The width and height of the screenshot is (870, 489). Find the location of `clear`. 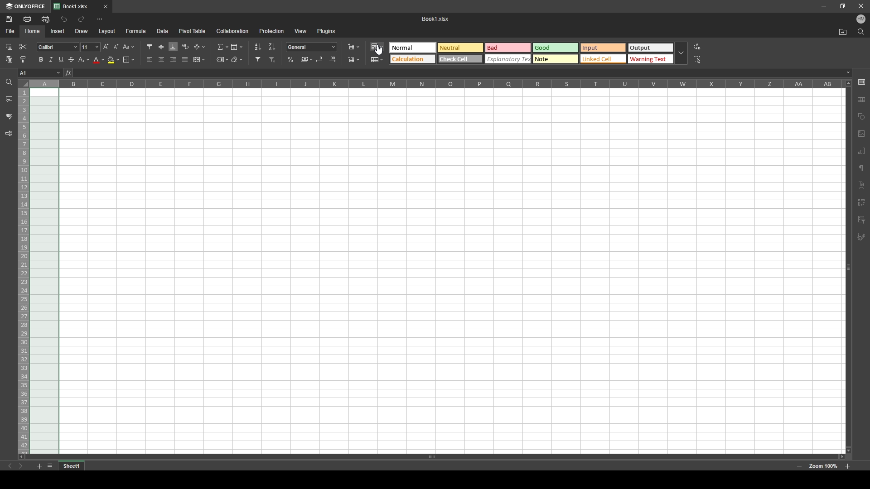

clear is located at coordinates (237, 60).